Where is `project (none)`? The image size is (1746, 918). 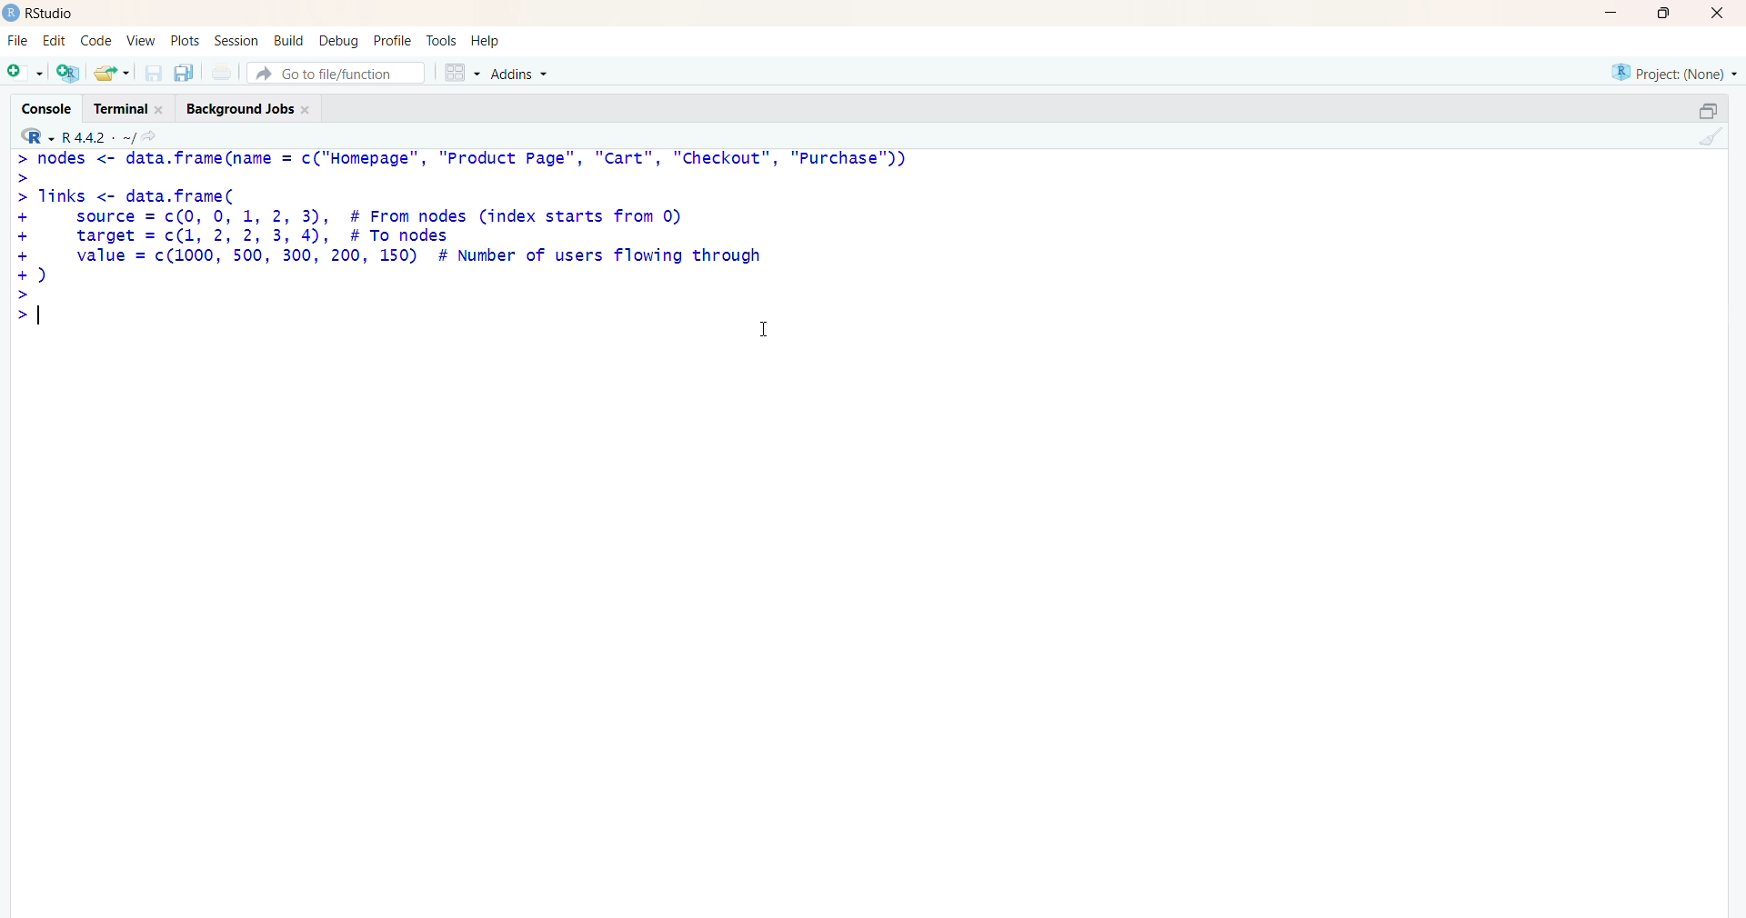 project (none) is located at coordinates (1662, 72).